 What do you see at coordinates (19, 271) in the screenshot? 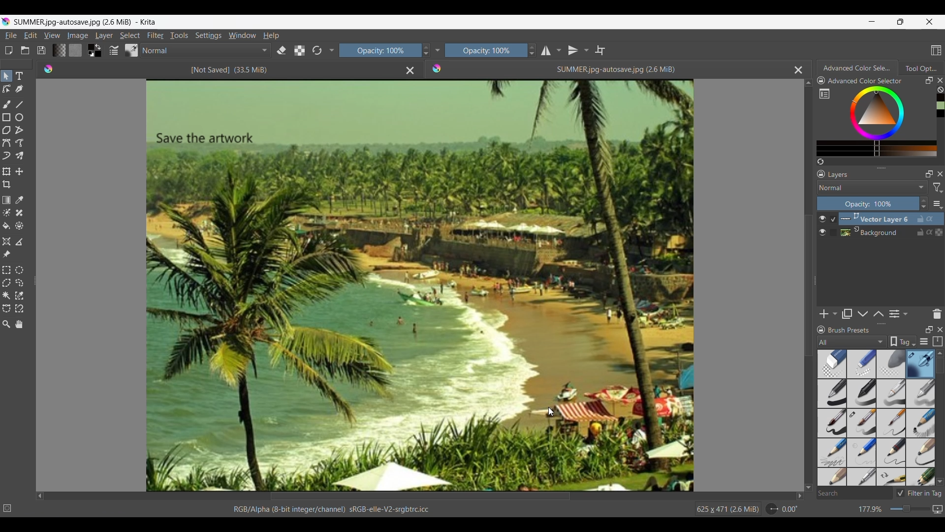
I see `Elliptical selection tool` at bounding box center [19, 271].